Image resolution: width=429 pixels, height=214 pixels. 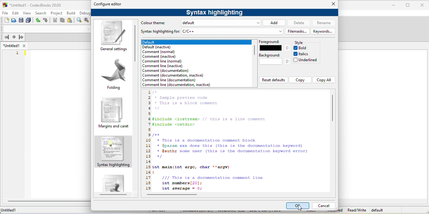 What do you see at coordinates (323, 31) in the screenshot?
I see `keywords` at bounding box center [323, 31].